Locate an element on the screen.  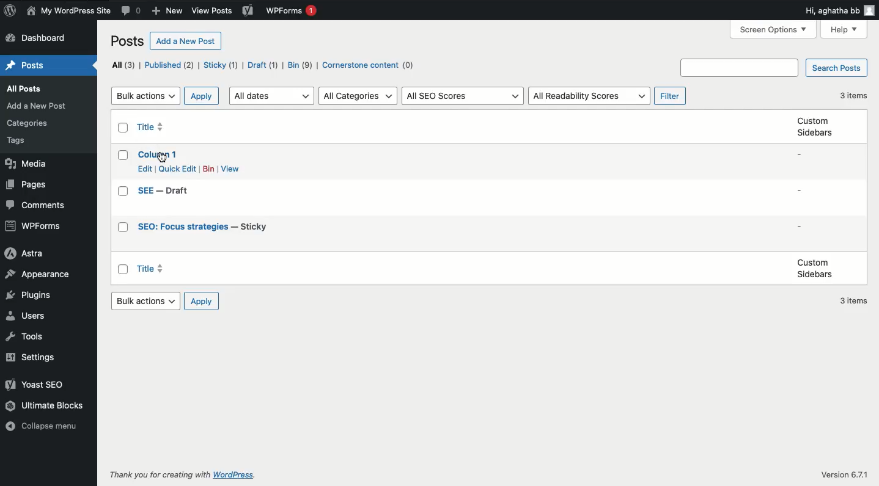
Apply is located at coordinates (203, 300).